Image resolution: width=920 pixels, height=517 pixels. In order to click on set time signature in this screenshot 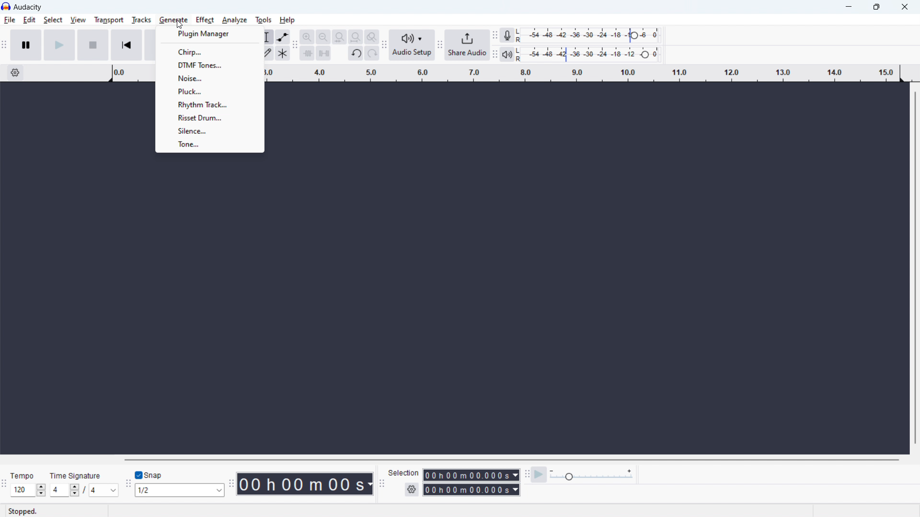, I will do `click(84, 491)`.